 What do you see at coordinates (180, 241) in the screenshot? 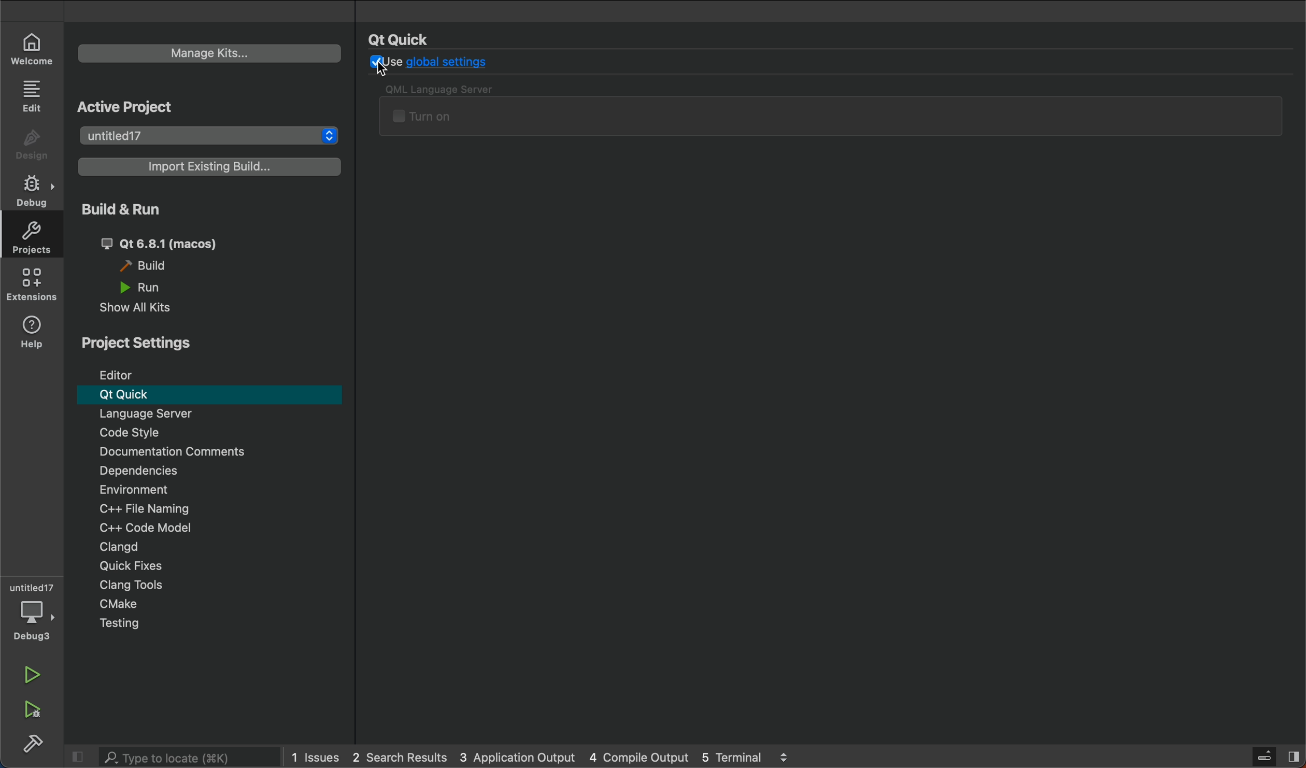
I see `qt 6.81 ` at bounding box center [180, 241].